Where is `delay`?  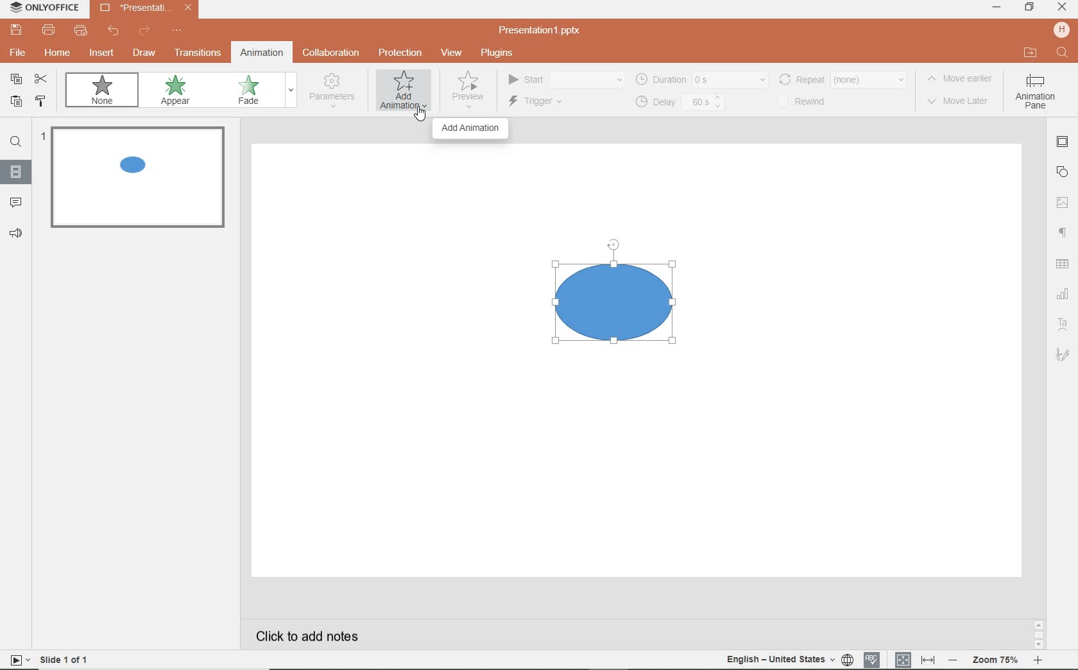
delay is located at coordinates (679, 103).